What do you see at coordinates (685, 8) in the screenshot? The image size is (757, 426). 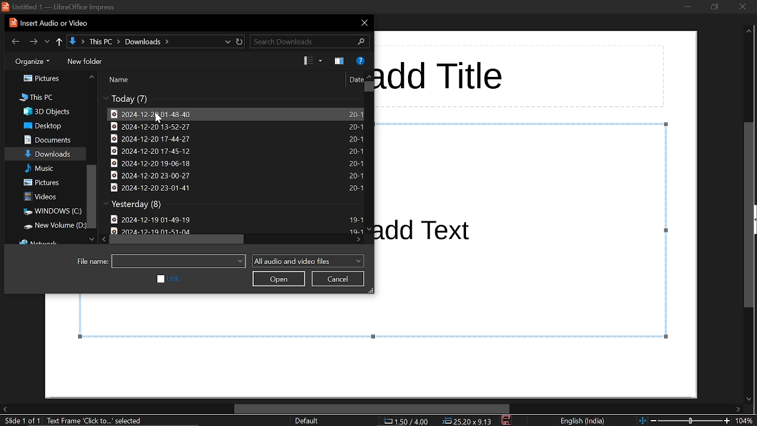 I see `minimize` at bounding box center [685, 8].